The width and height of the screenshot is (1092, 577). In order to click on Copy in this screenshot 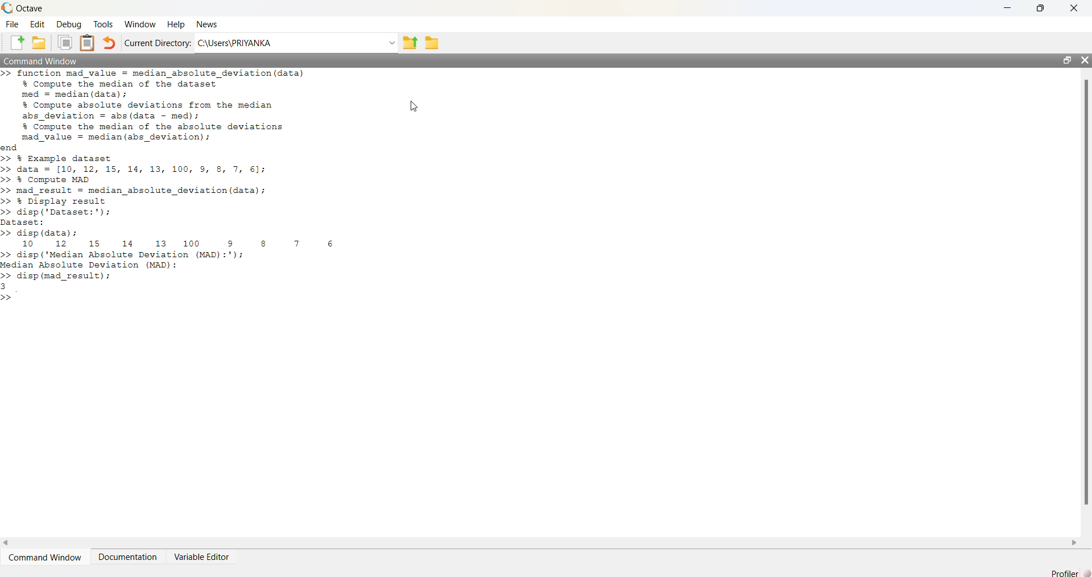, I will do `click(64, 43)`.